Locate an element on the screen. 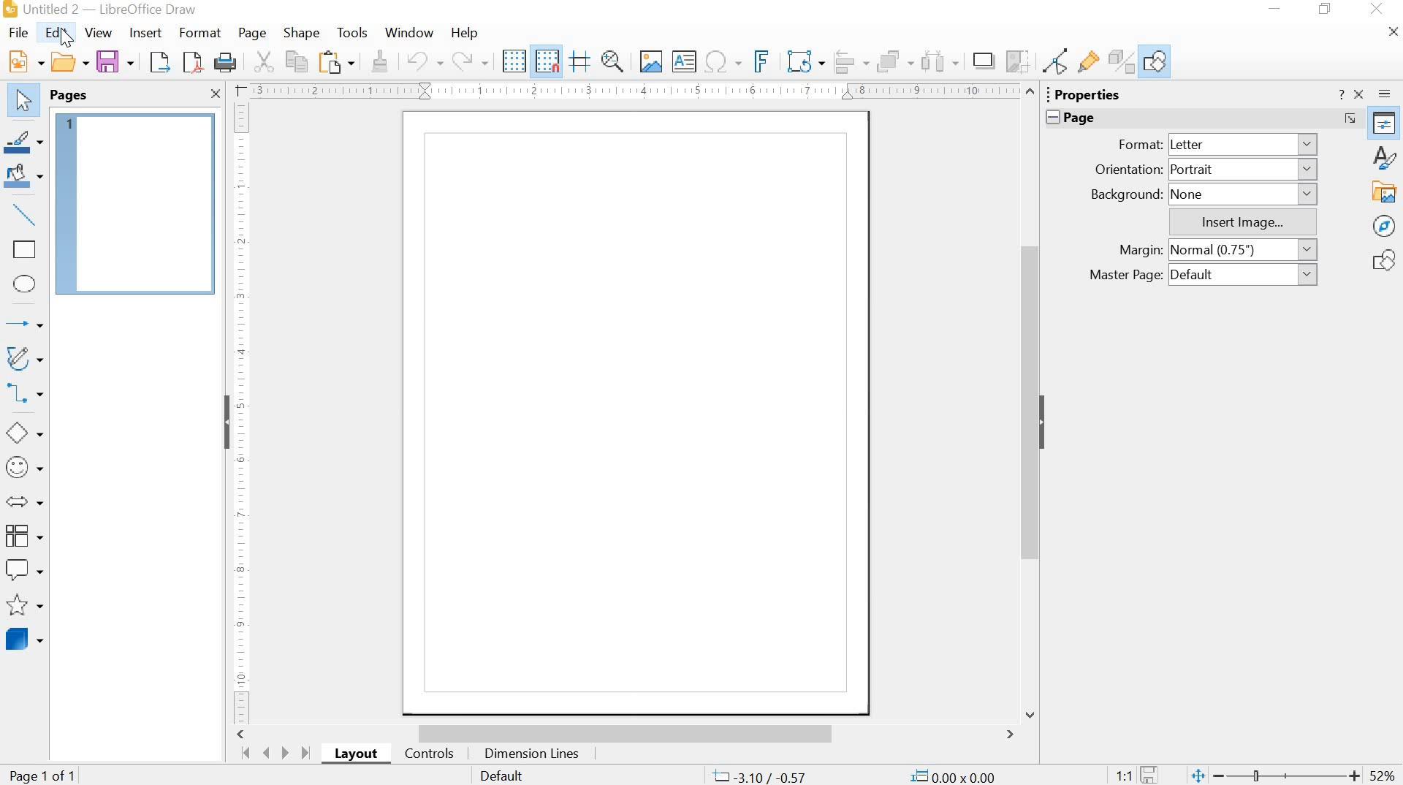 The image size is (1403, 785). zoom out or zoom in is located at coordinates (1274, 775).